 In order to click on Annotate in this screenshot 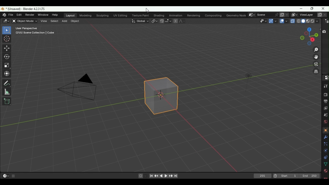, I will do `click(8, 83)`.